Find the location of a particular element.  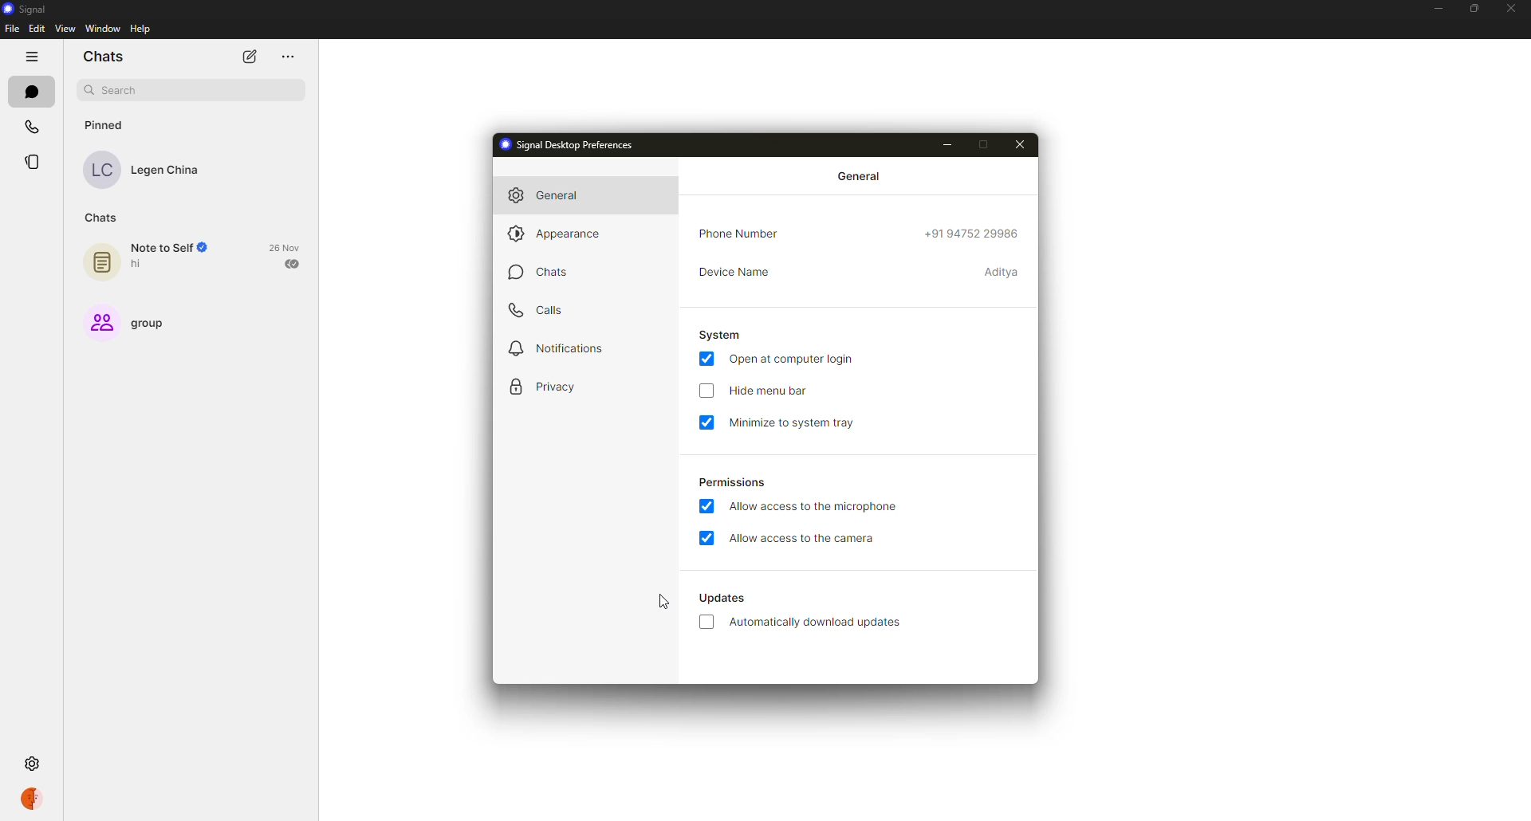

allow access to camera is located at coordinates (807, 539).